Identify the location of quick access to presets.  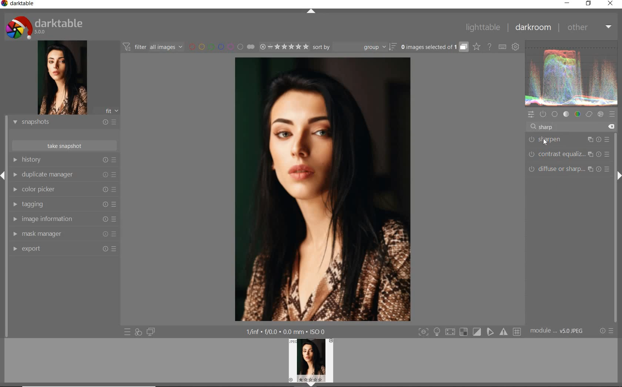
(128, 332).